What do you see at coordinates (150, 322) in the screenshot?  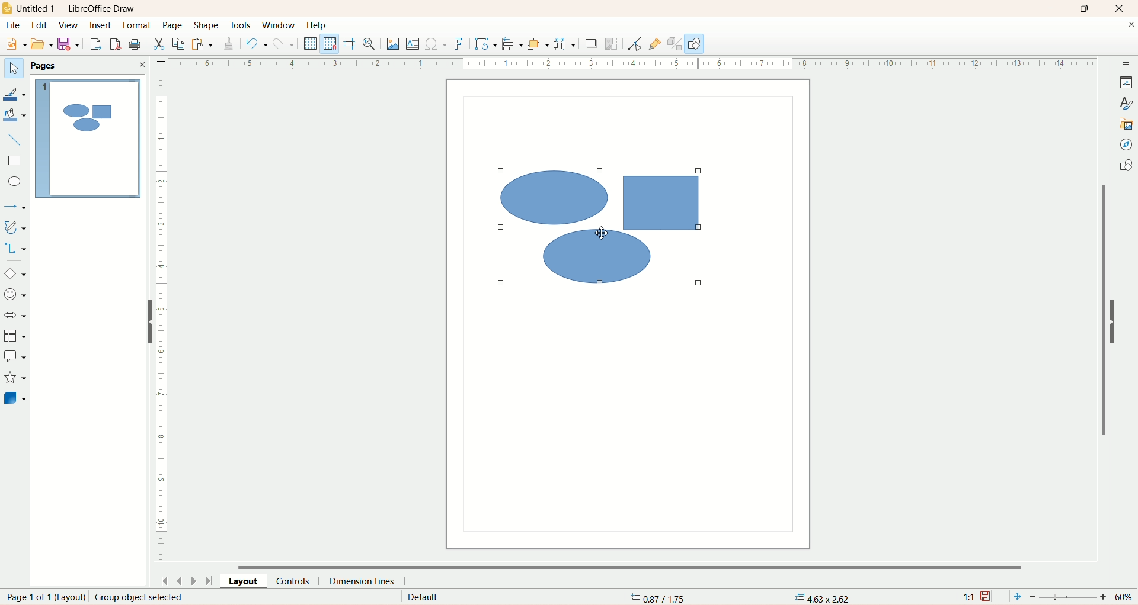 I see `hide` at bounding box center [150, 322].